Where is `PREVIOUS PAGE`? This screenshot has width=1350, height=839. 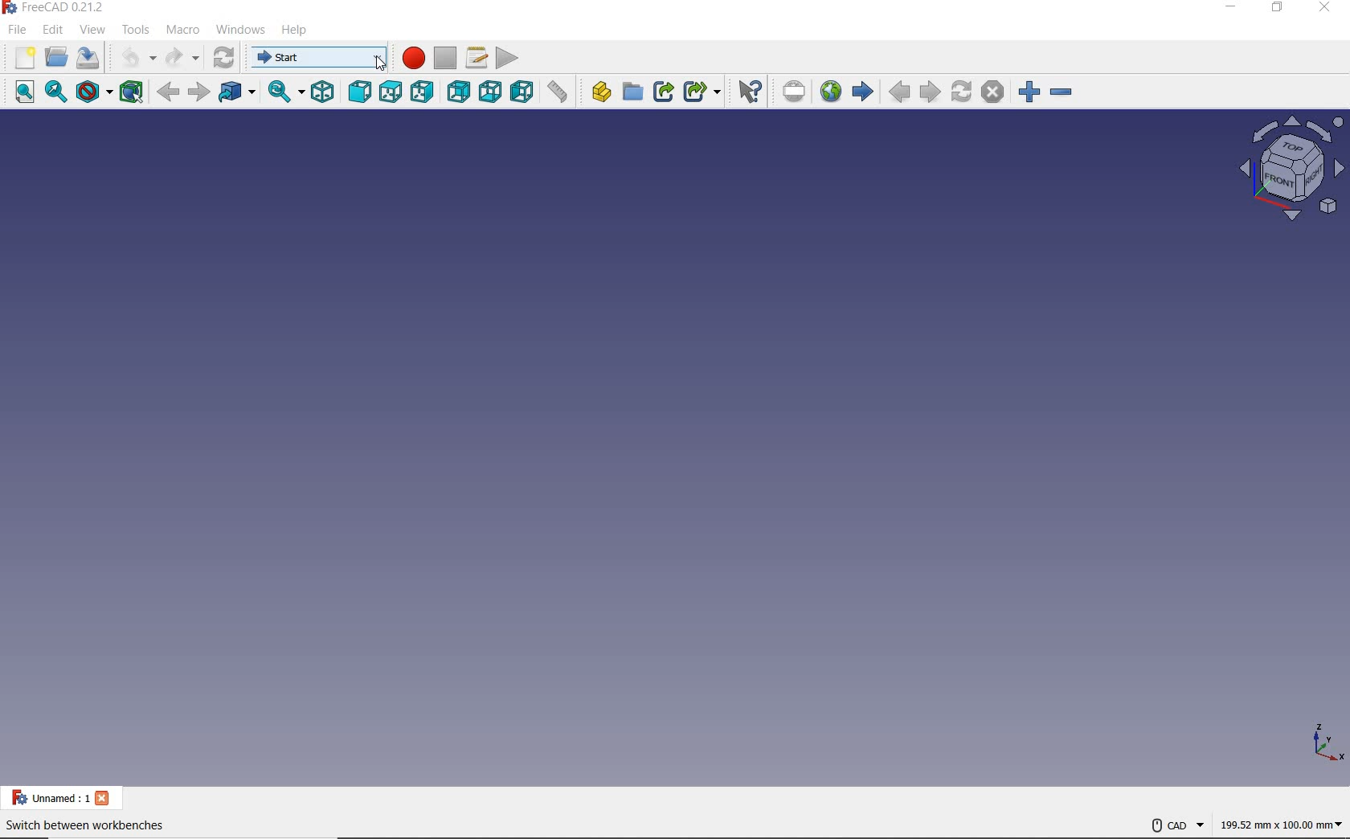 PREVIOUS PAGE is located at coordinates (898, 93).